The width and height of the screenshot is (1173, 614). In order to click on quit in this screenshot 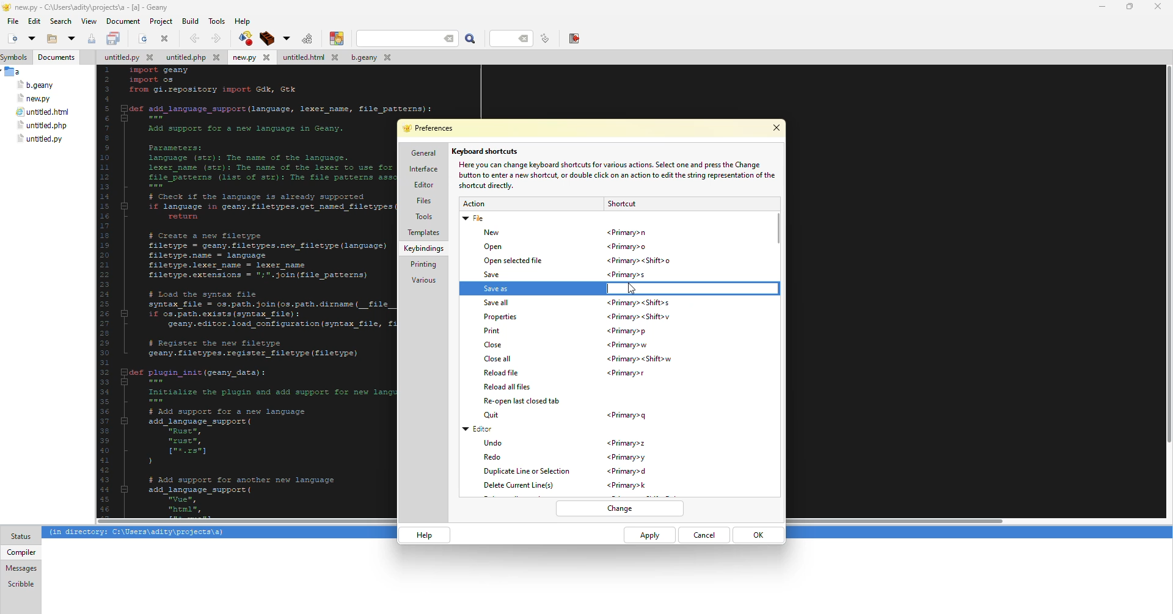, I will do `click(494, 415)`.